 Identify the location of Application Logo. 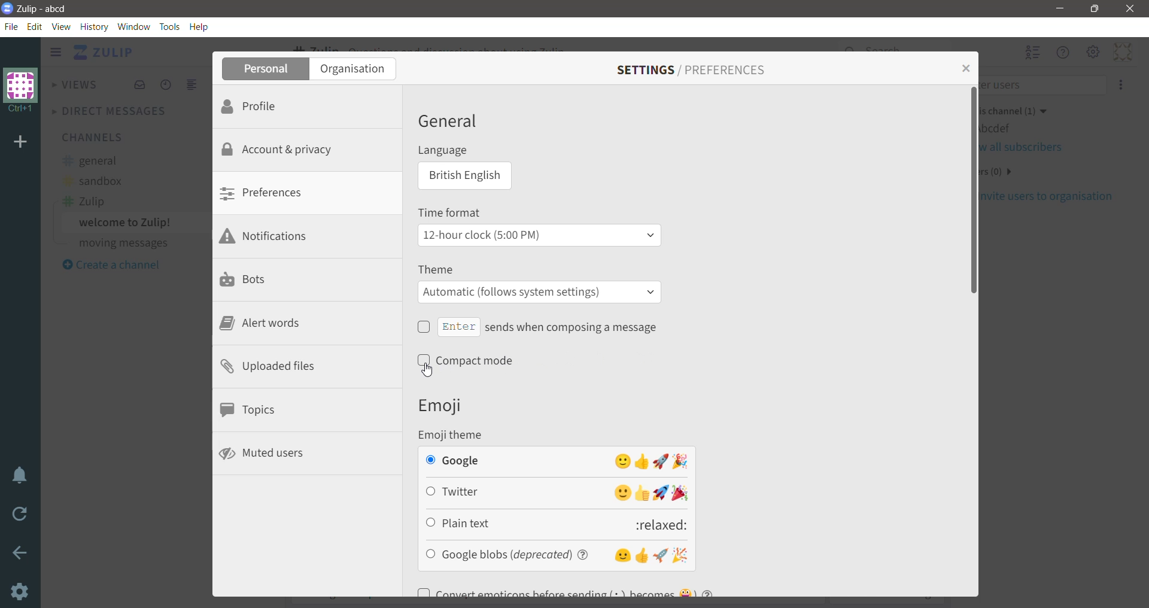
(7, 9).